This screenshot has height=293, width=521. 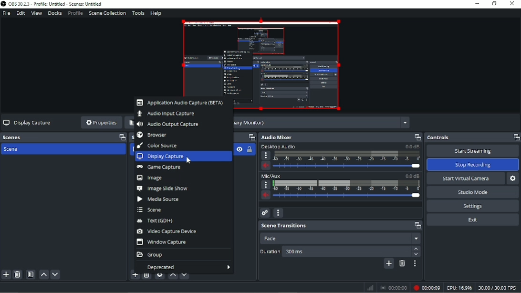 I want to click on Stop recording, so click(x=394, y=287).